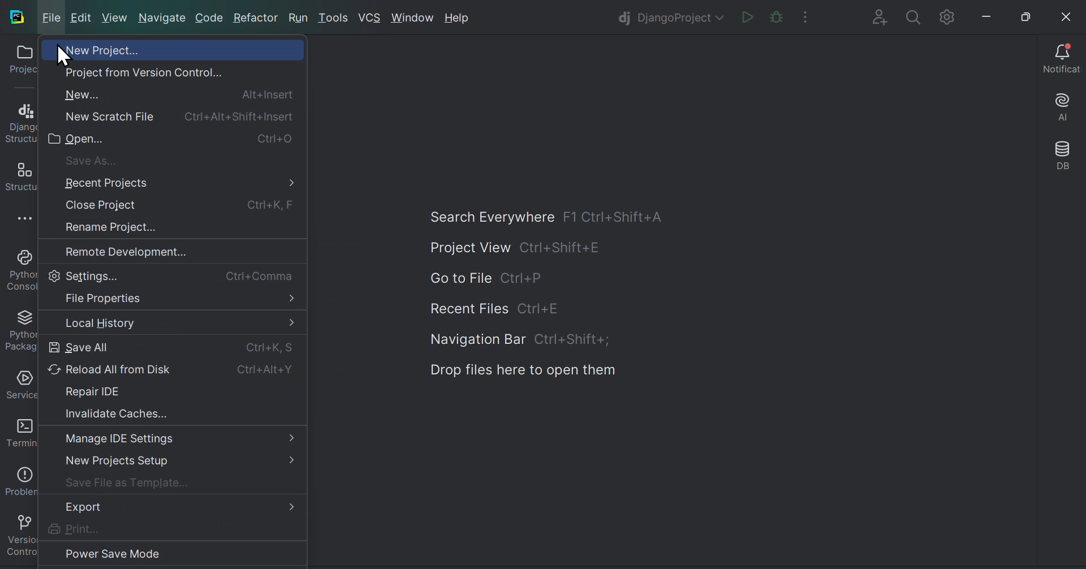 This screenshot has width=1086, height=569. What do you see at coordinates (53, 20) in the screenshot?
I see `File` at bounding box center [53, 20].